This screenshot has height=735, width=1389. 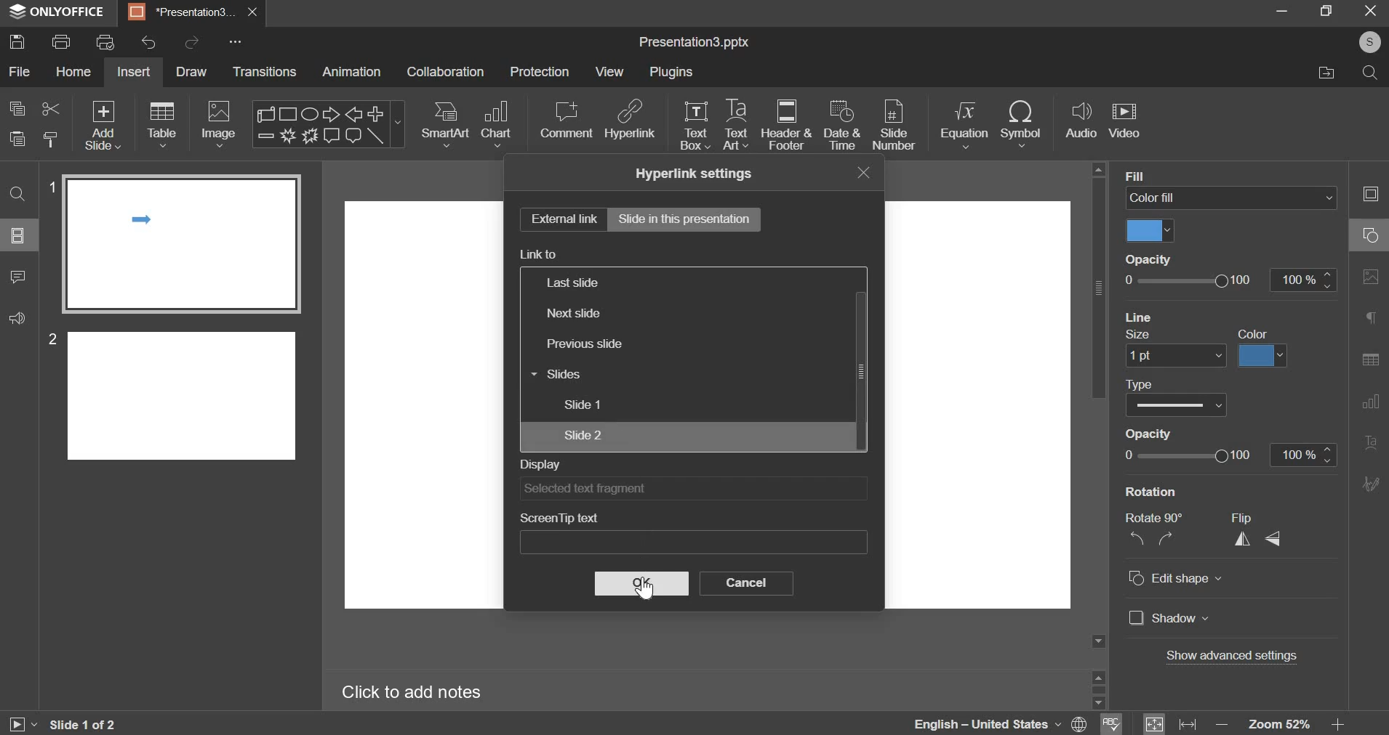 What do you see at coordinates (1175, 357) in the screenshot?
I see `set size` at bounding box center [1175, 357].